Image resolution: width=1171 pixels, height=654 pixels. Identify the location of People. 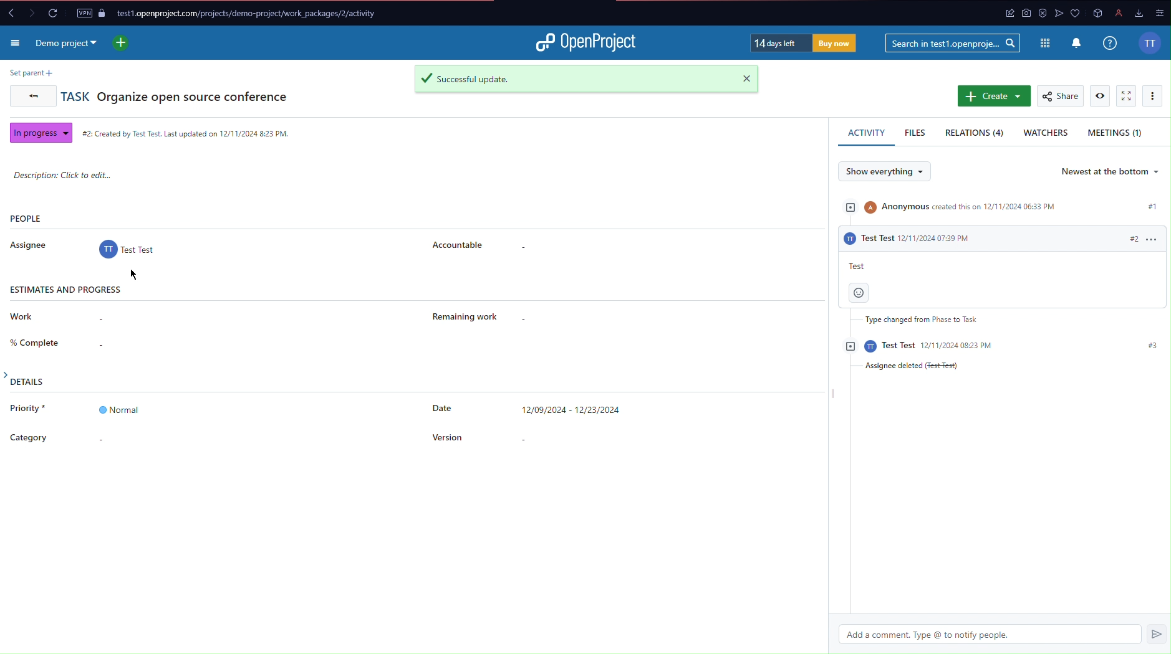
(26, 218).